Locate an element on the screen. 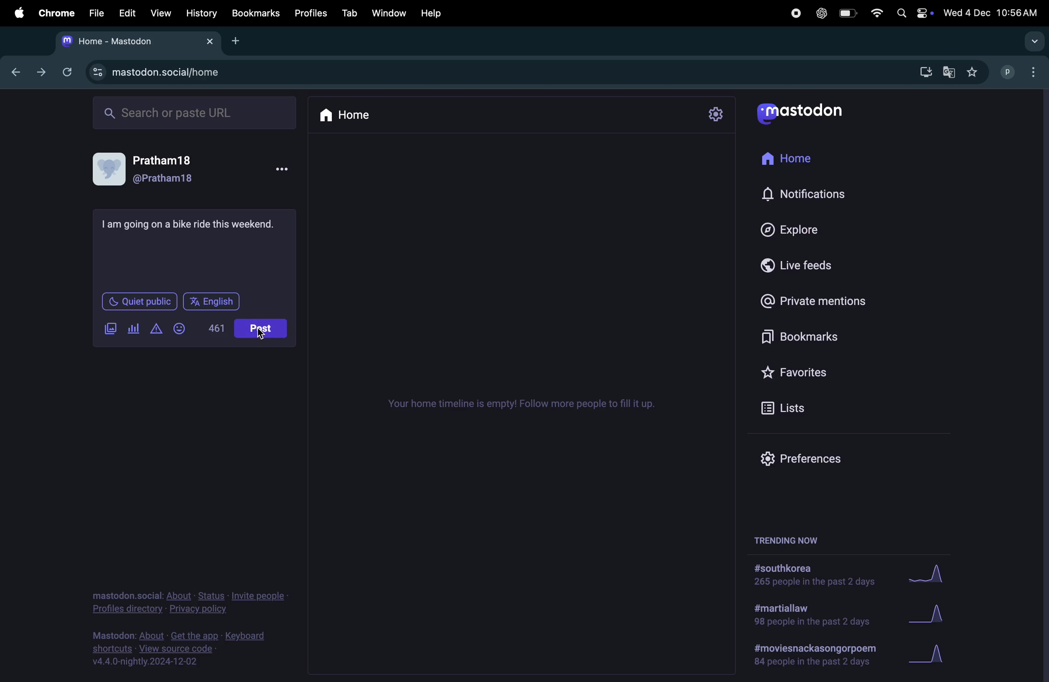  View is located at coordinates (161, 11).